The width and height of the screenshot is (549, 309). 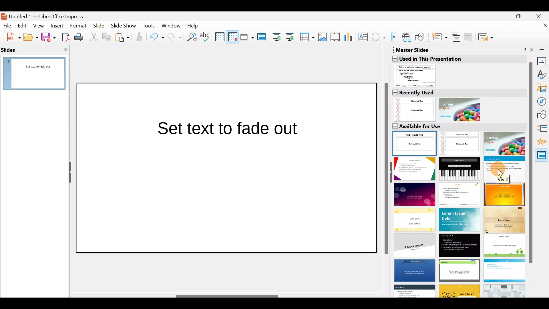 I want to click on Format, so click(x=78, y=25).